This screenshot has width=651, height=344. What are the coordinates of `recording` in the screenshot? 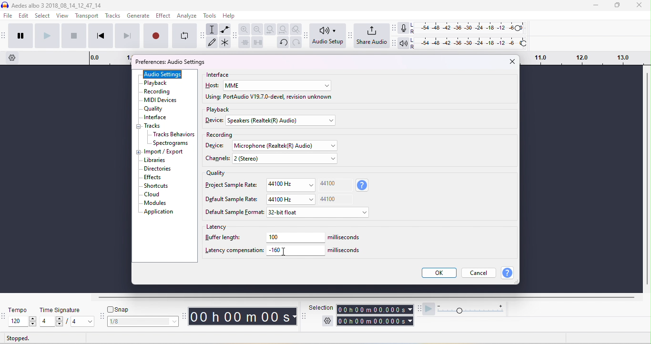 It's located at (158, 91).